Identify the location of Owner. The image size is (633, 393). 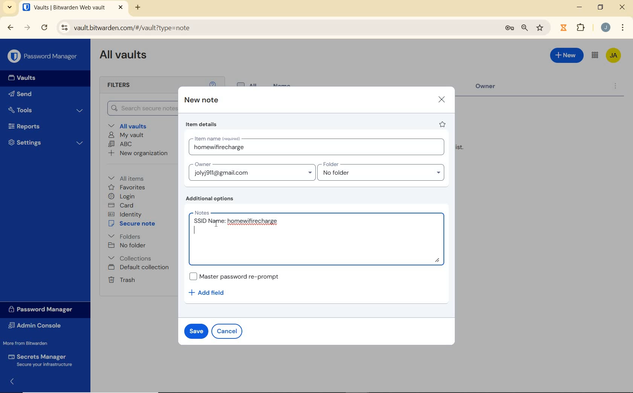
(492, 88).